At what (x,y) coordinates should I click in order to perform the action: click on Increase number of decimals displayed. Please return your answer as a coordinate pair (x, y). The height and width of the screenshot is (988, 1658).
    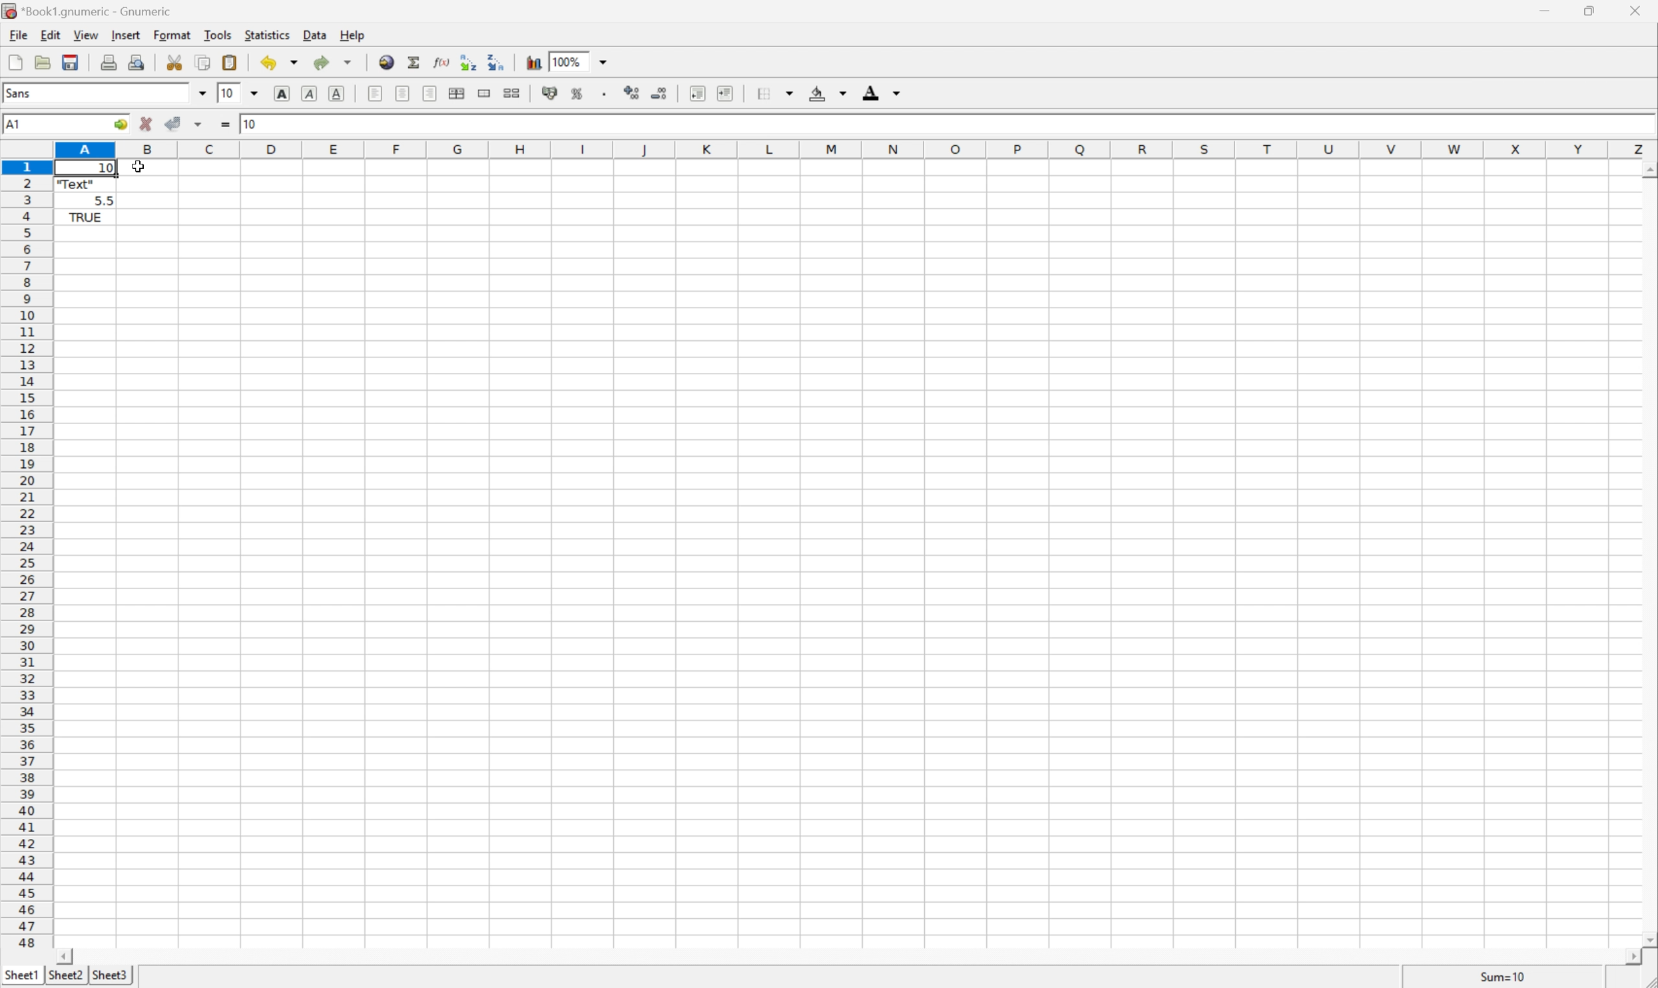
    Looking at the image, I should click on (633, 93).